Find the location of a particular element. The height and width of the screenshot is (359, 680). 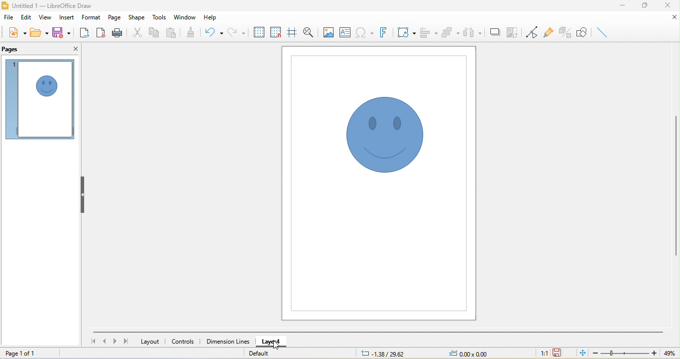

view is located at coordinates (44, 17).